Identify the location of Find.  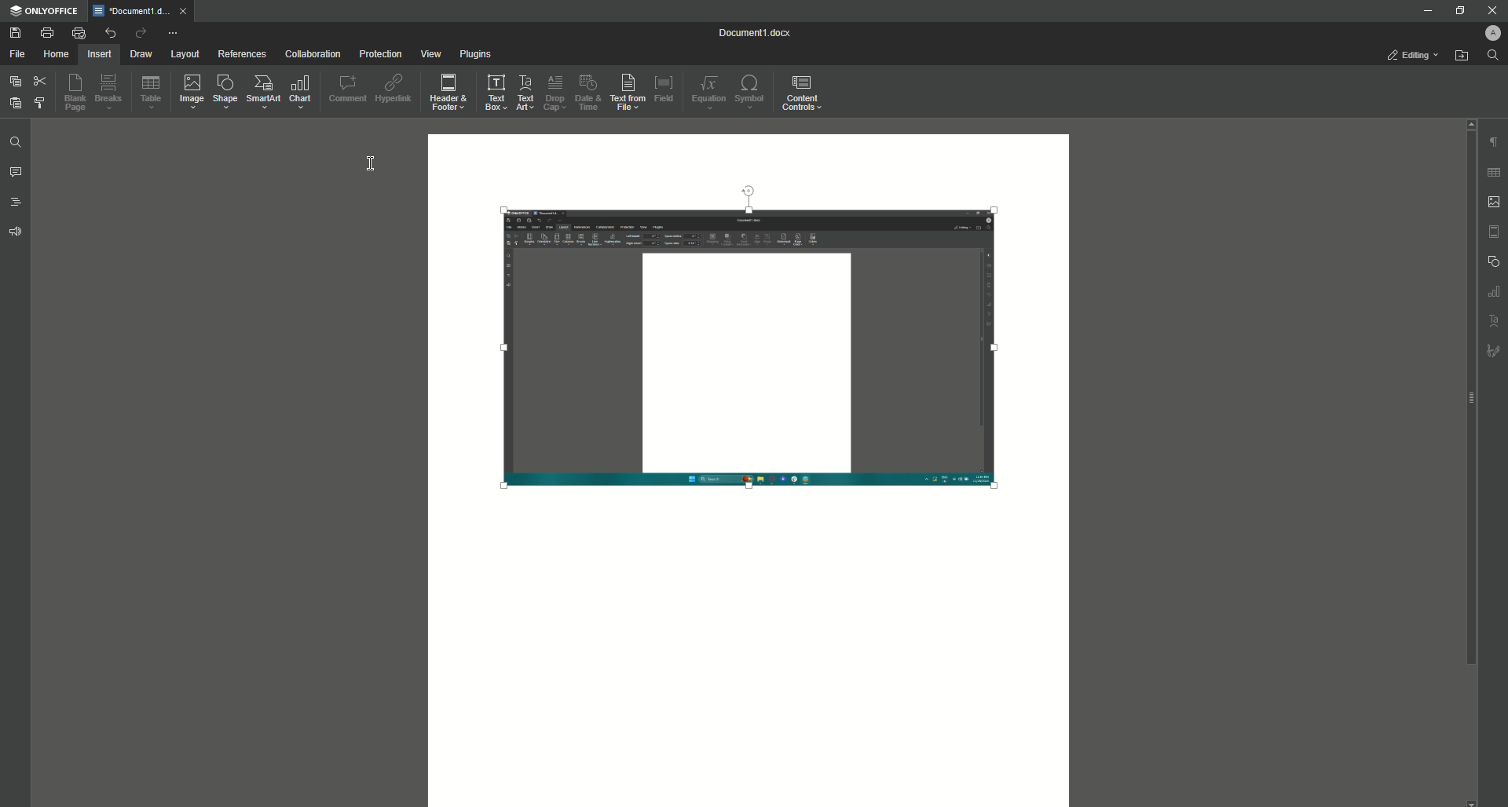
(1492, 55).